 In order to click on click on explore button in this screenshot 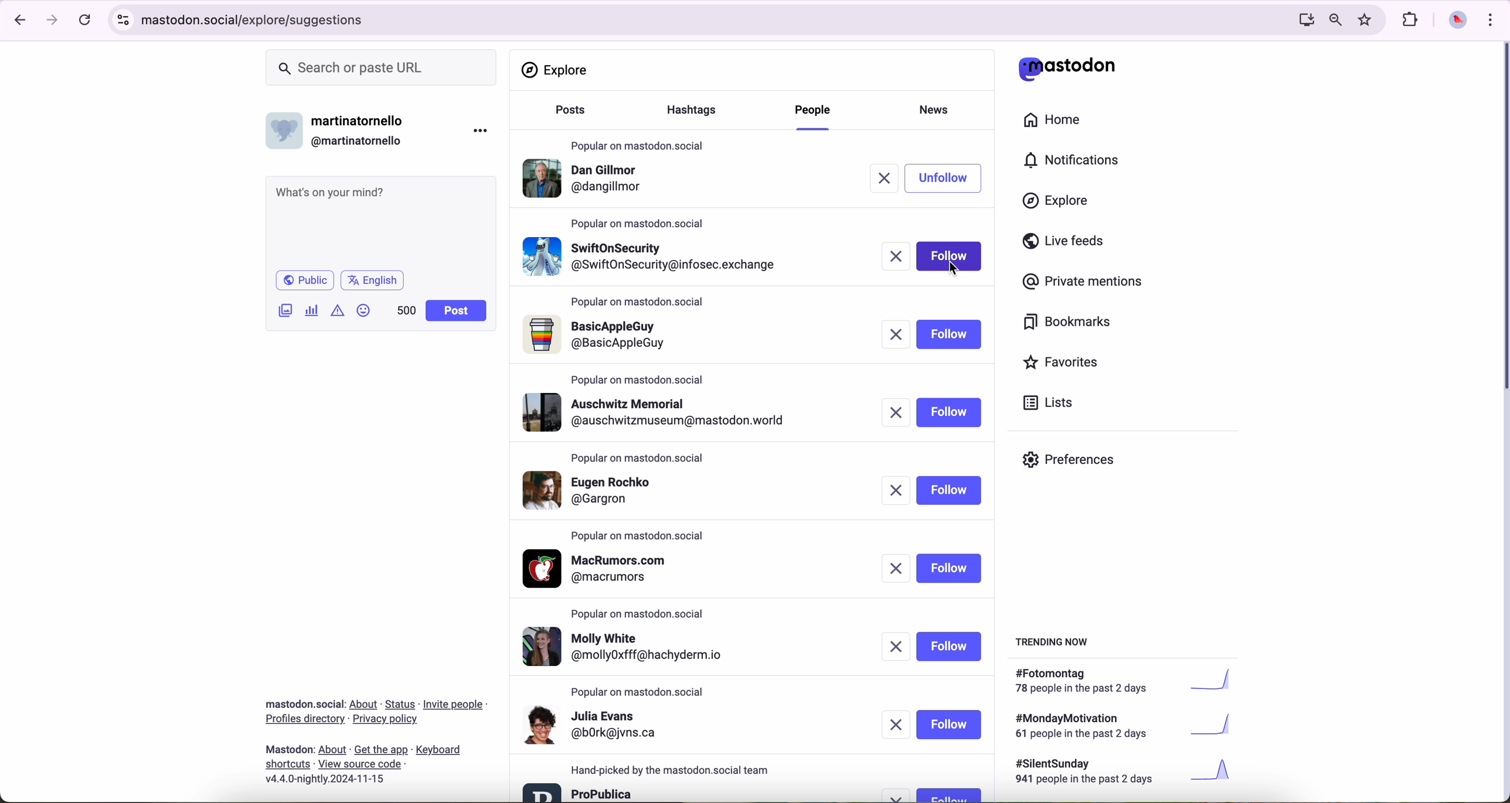, I will do `click(1059, 206)`.